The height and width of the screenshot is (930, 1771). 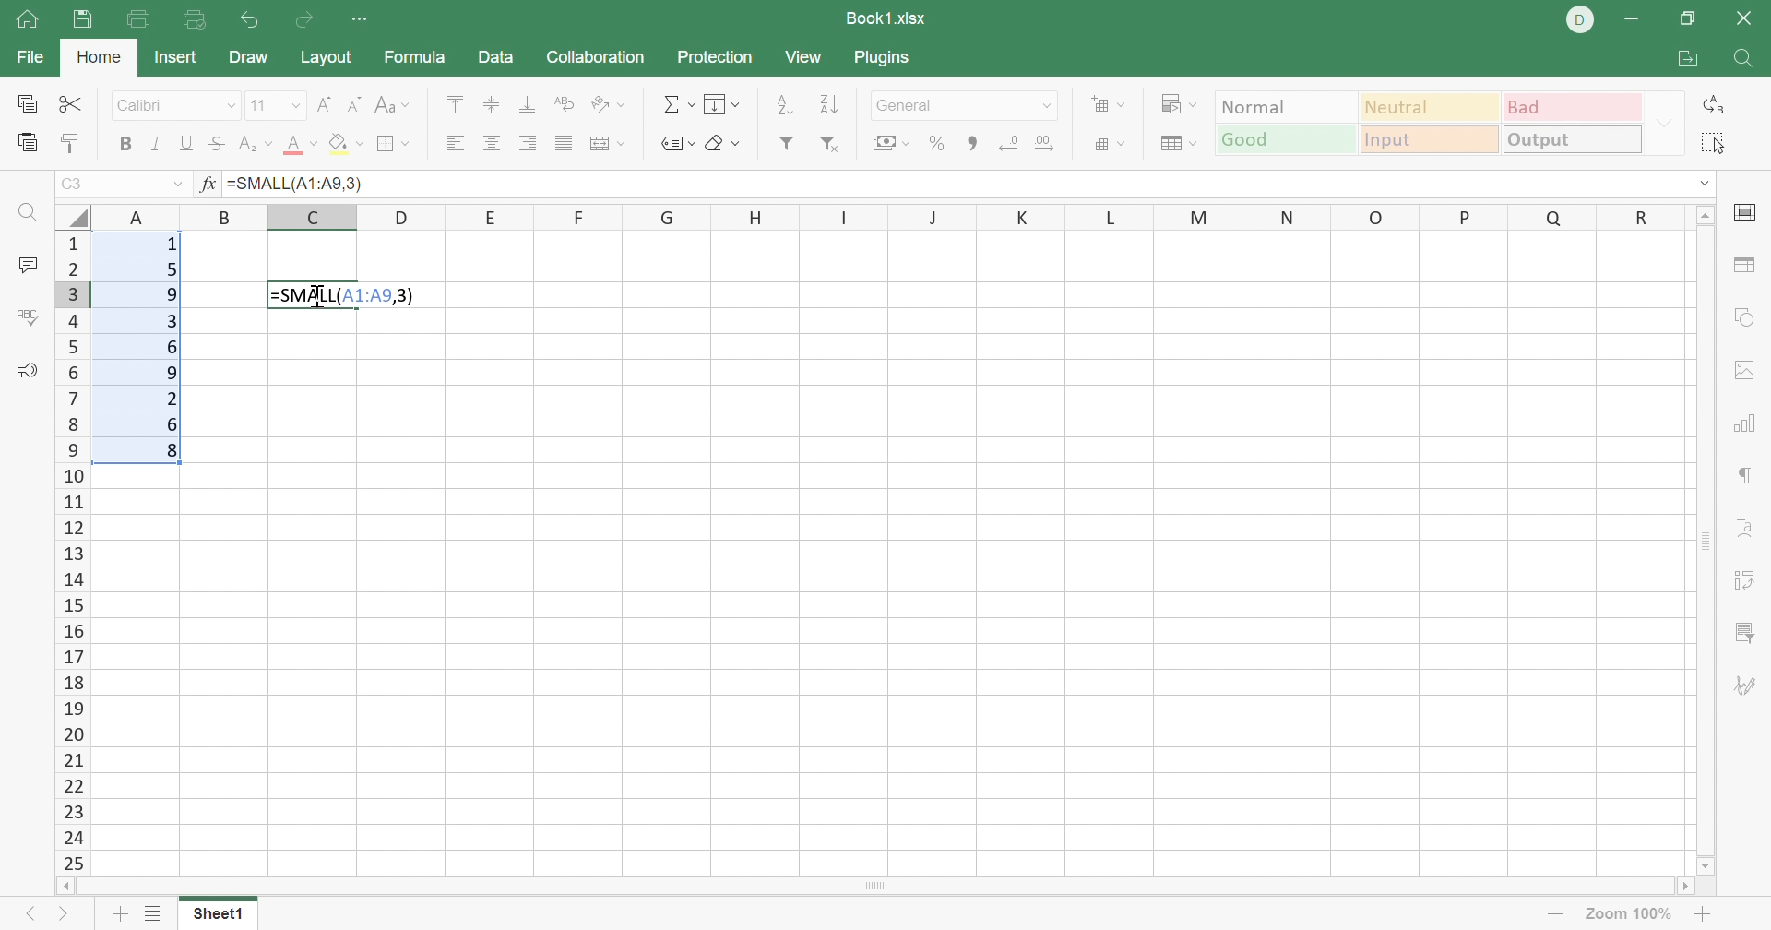 I want to click on Open file location, so click(x=1692, y=58).